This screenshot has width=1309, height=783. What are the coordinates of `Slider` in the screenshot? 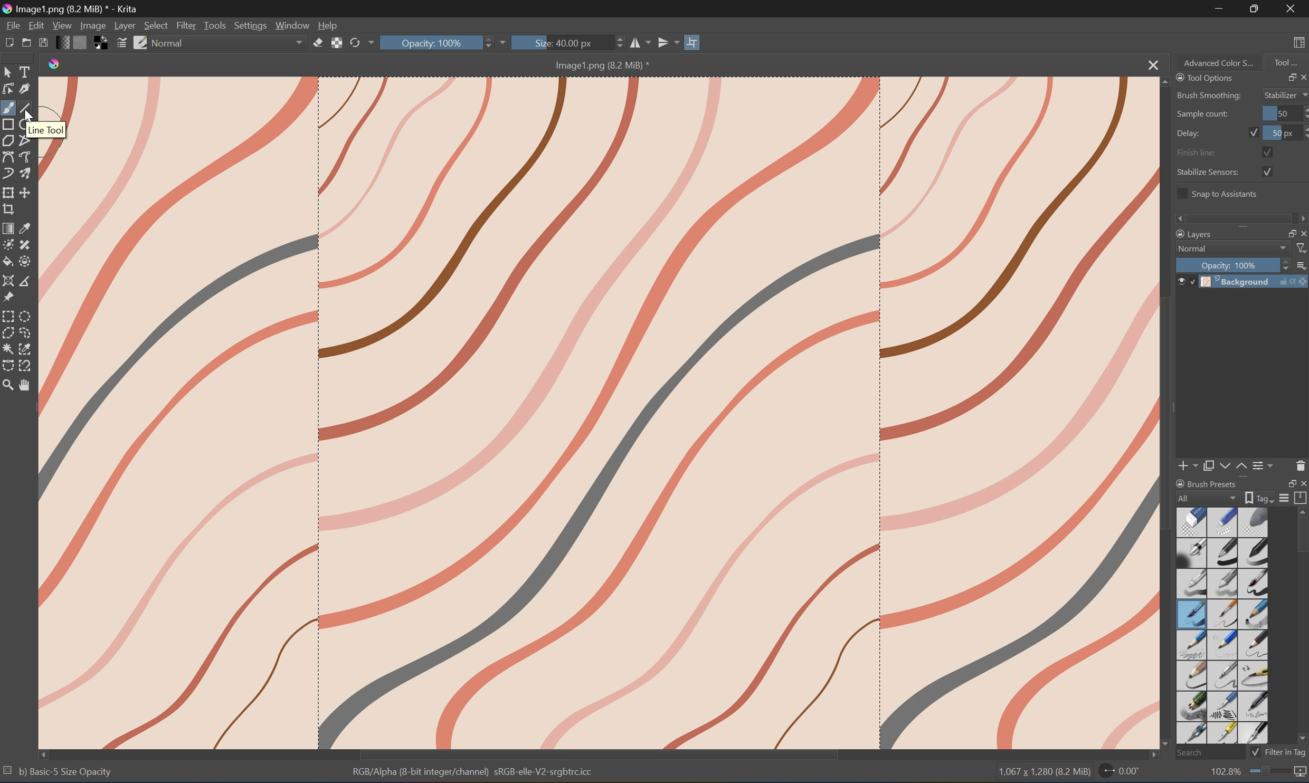 It's located at (1301, 133).